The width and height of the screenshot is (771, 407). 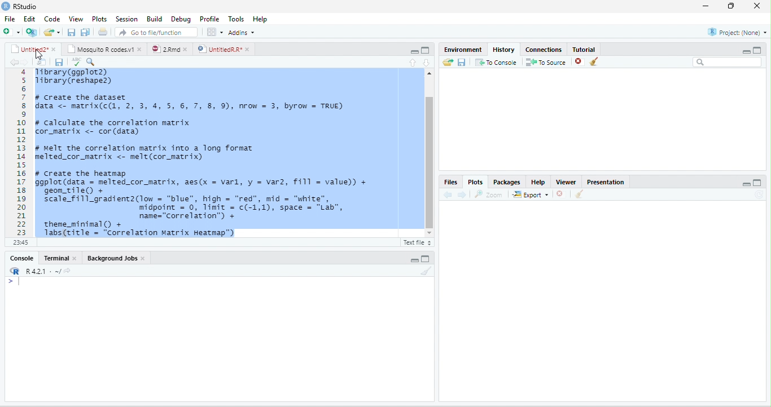 What do you see at coordinates (39, 61) in the screenshot?
I see `files` at bounding box center [39, 61].